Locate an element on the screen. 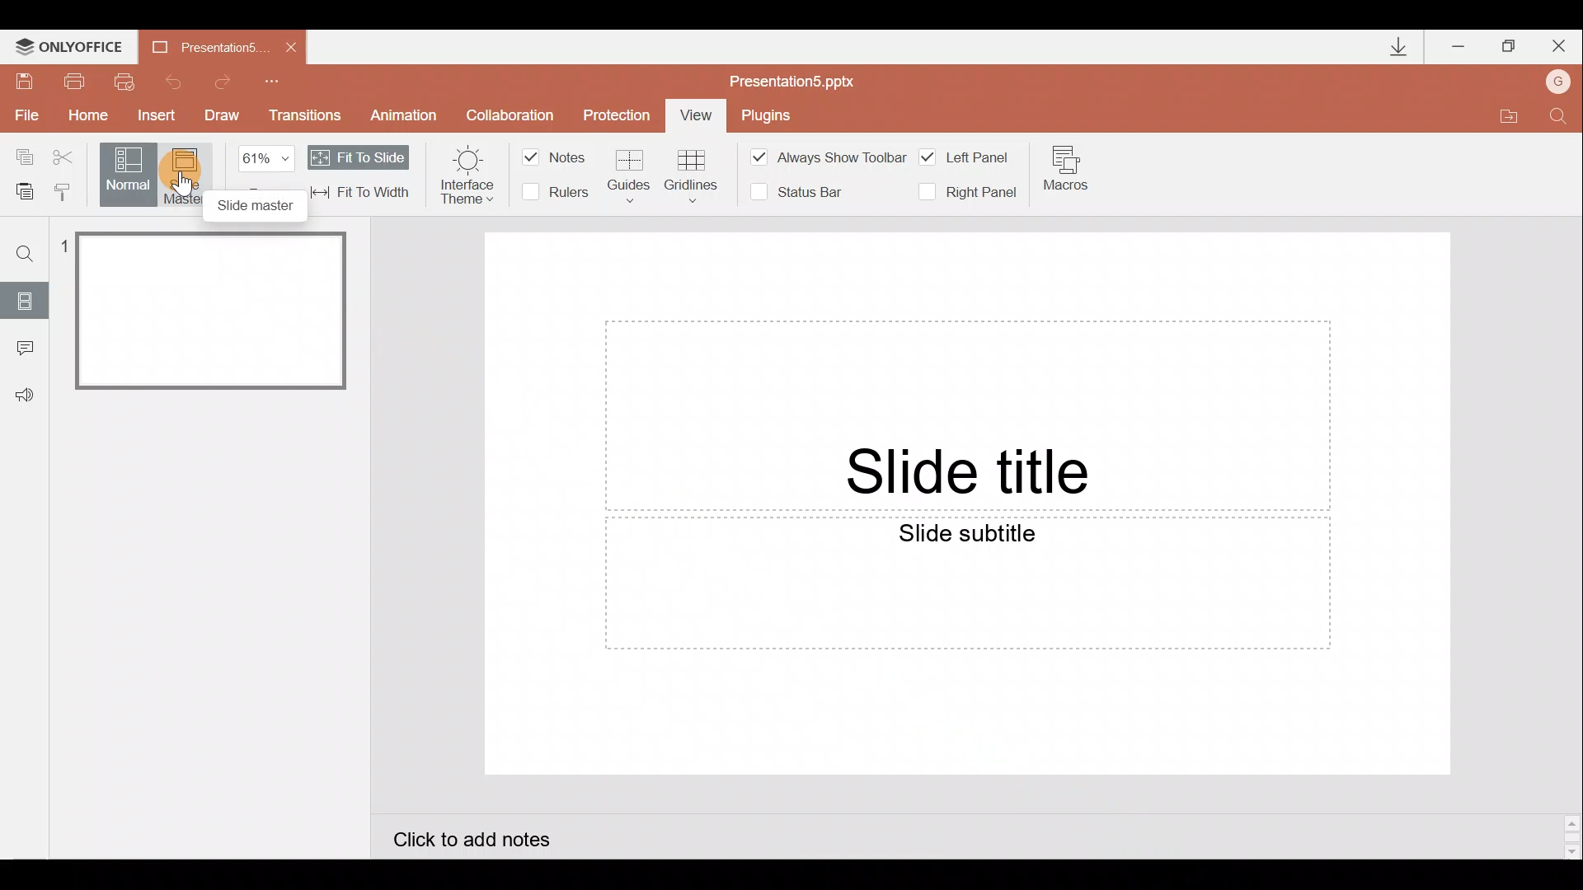  Collaboration is located at coordinates (512, 114).